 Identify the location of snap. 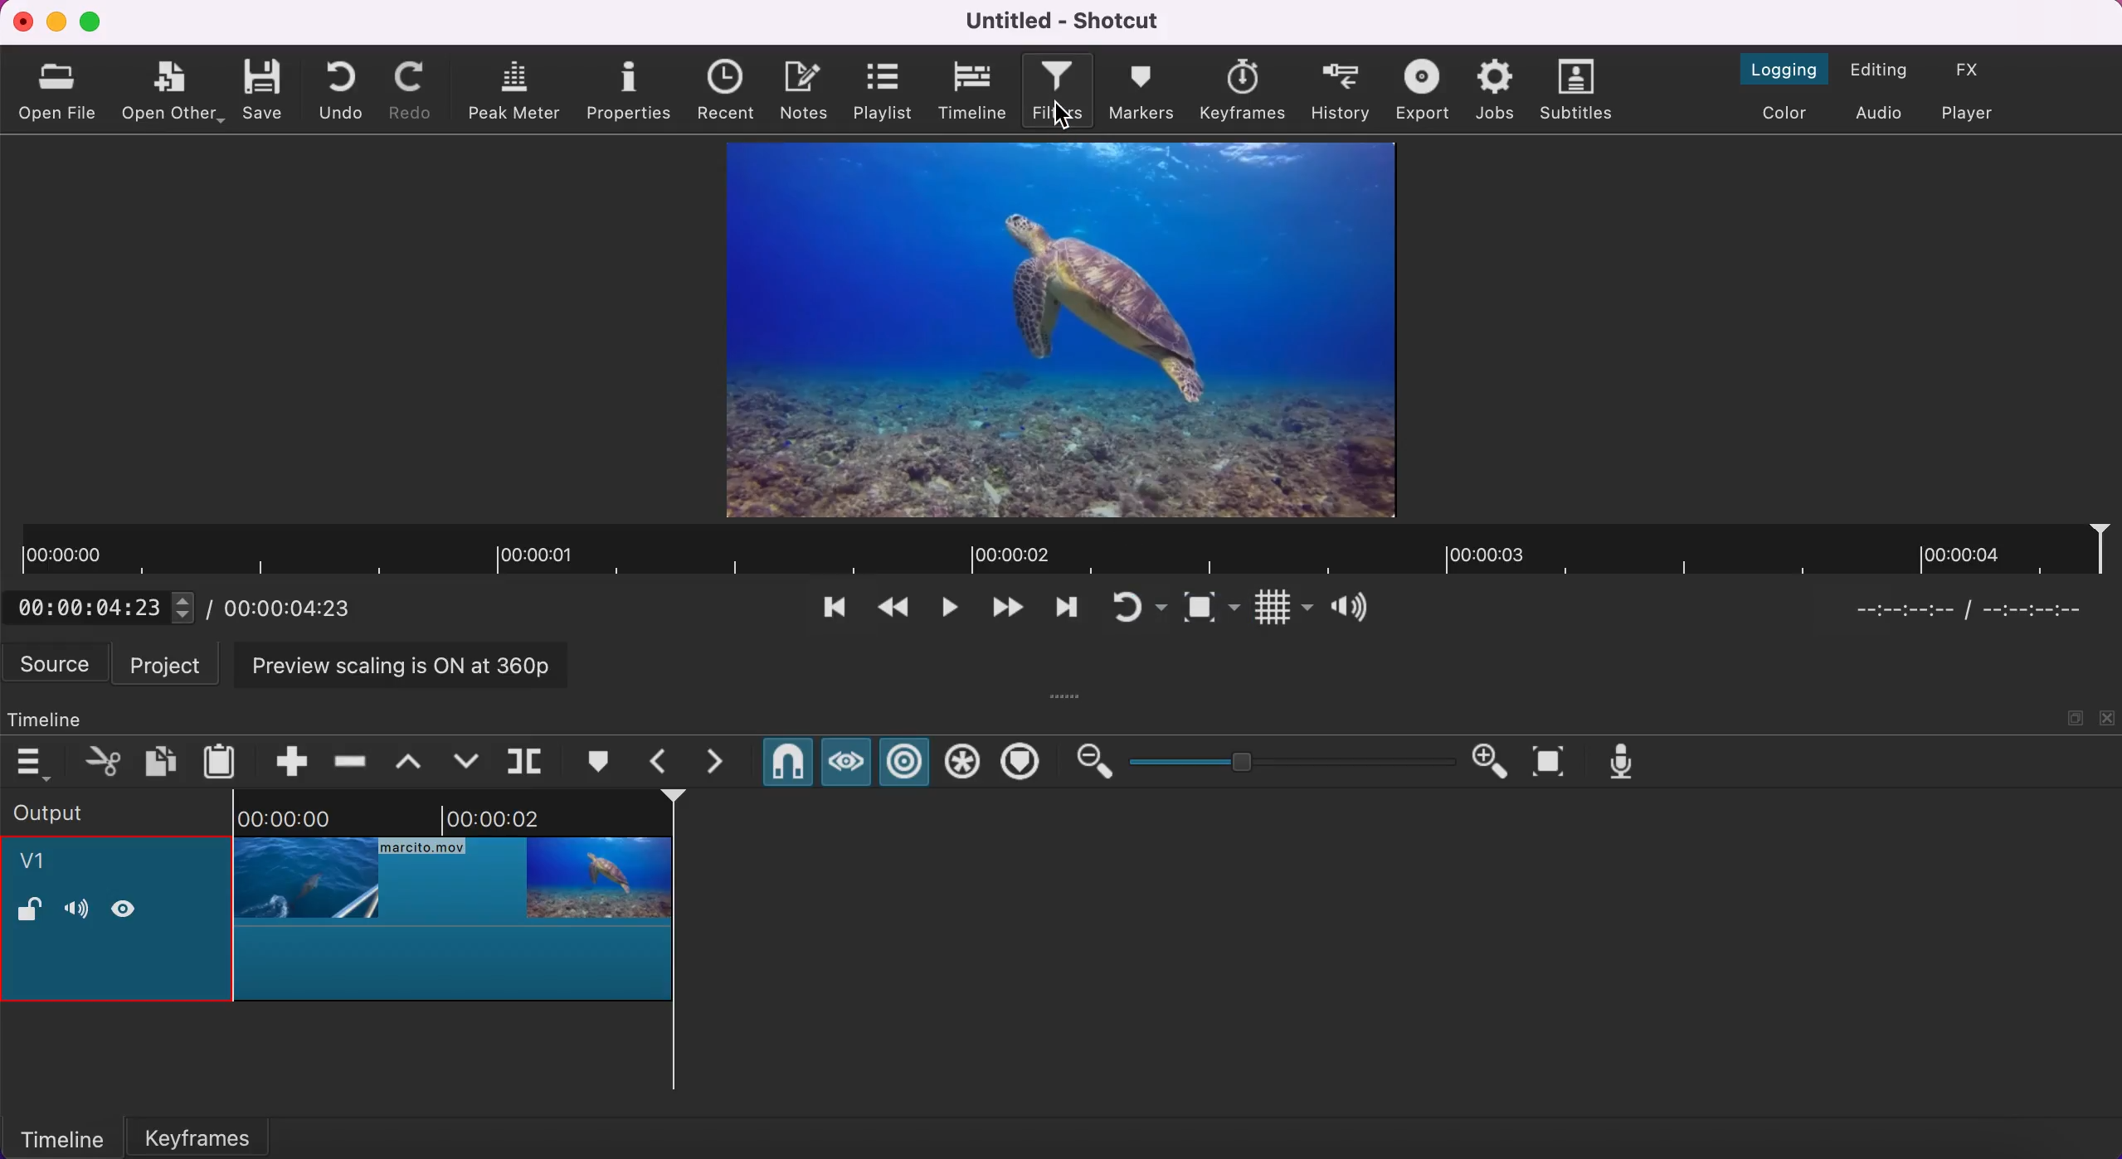
(786, 765).